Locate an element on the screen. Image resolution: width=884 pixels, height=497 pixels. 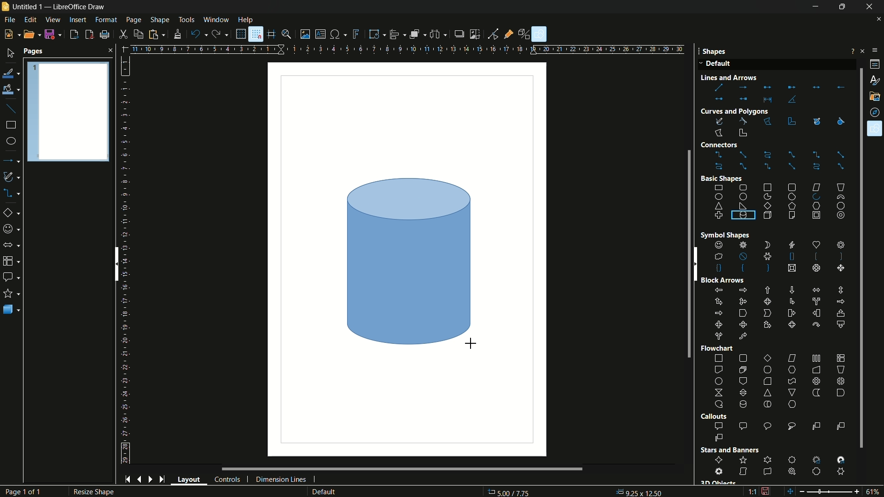
Stars is located at coordinates (733, 451).